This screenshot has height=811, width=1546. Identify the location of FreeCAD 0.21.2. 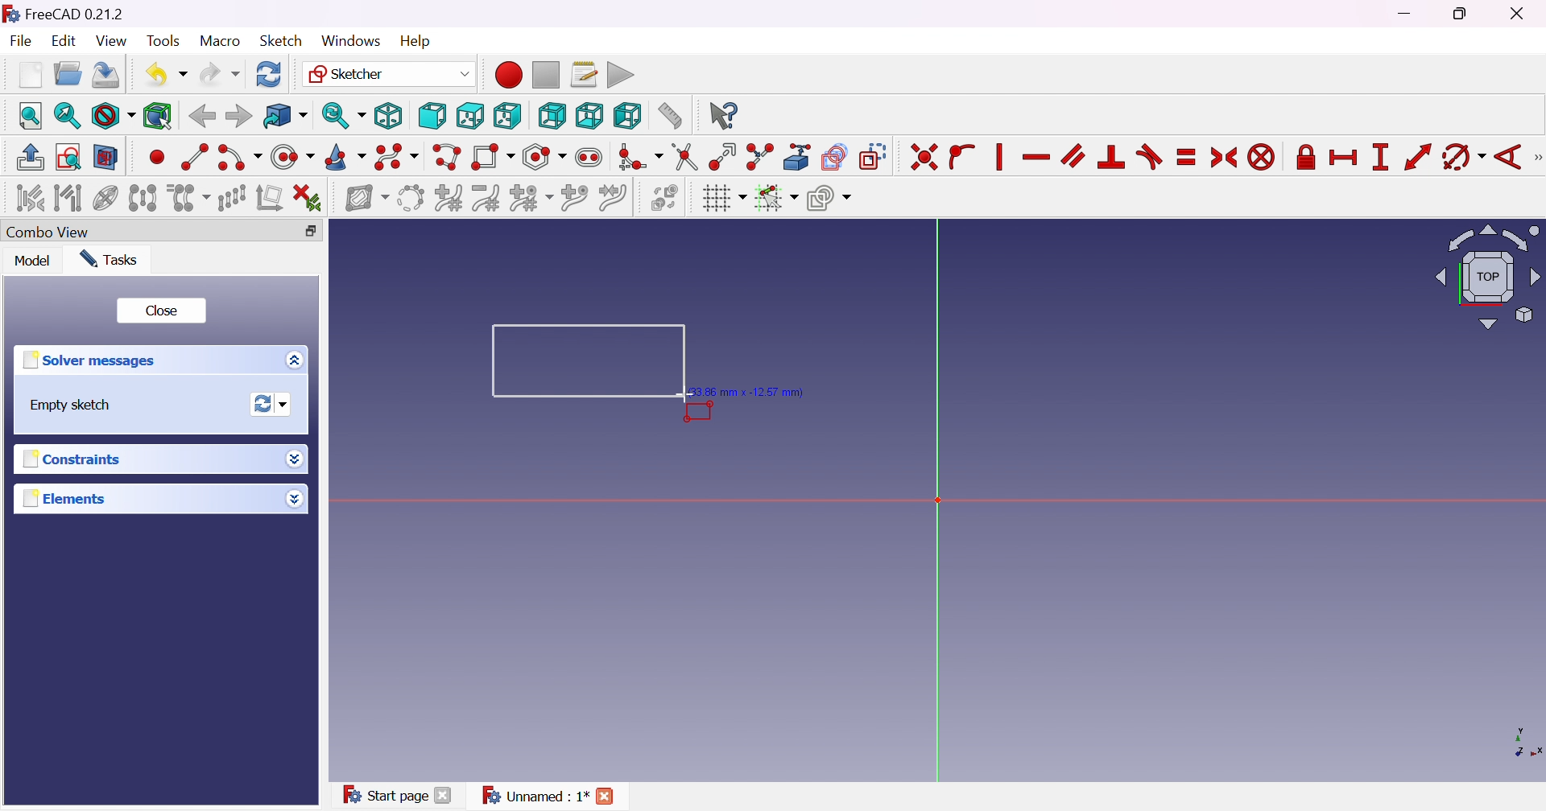
(63, 11).